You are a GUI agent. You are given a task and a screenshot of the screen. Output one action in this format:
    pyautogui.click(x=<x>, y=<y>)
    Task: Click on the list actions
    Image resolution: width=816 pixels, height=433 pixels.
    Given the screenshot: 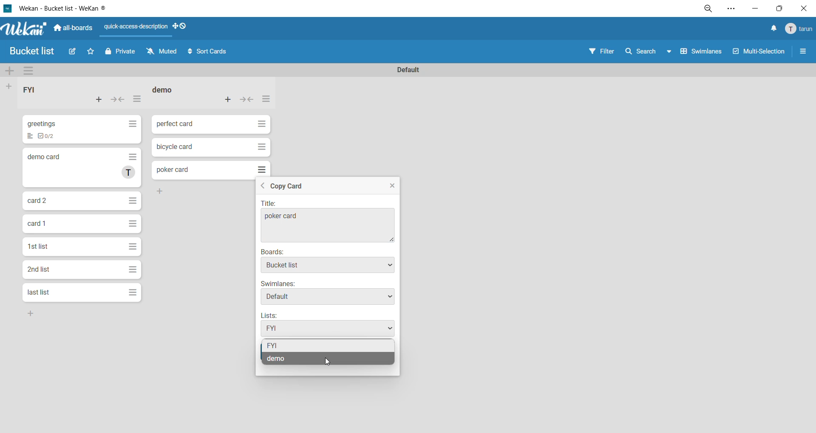 What is the action you would take?
    pyautogui.click(x=265, y=100)
    